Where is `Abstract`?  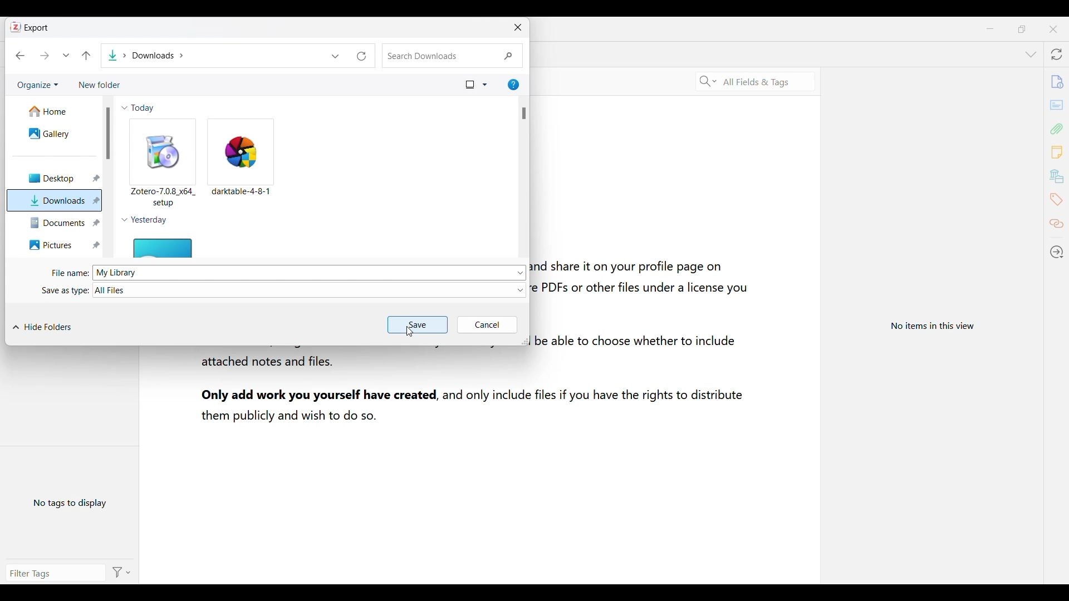
Abstract is located at coordinates (1057, 105).